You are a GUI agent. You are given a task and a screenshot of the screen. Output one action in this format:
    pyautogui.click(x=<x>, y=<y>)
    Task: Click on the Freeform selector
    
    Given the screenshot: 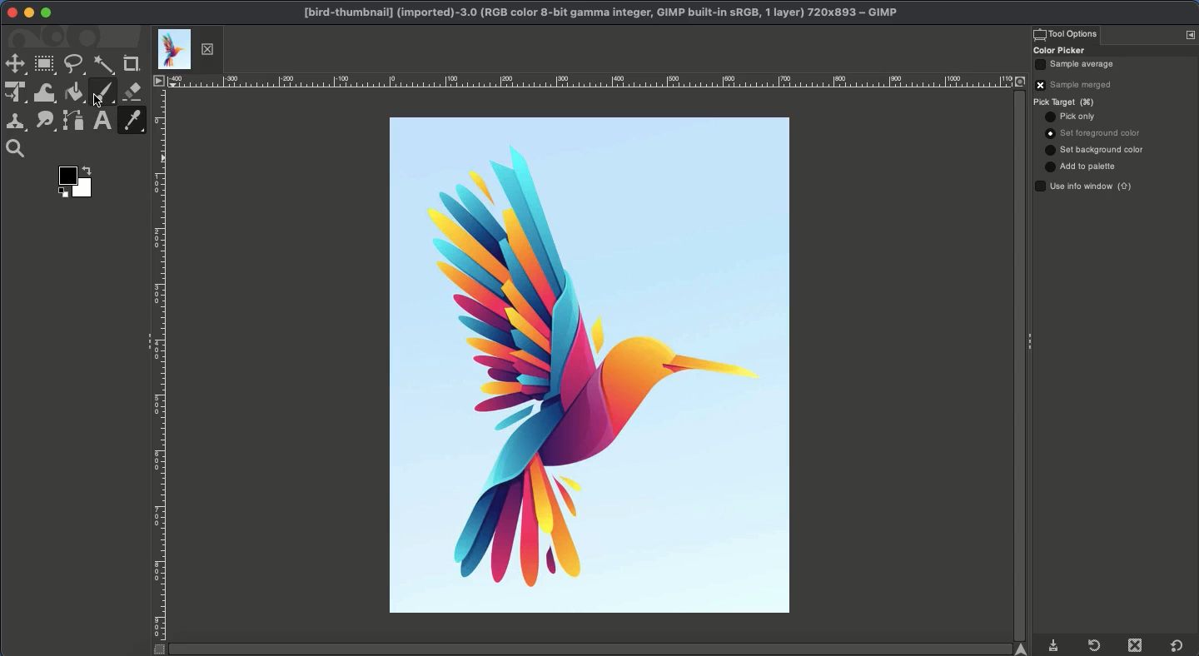 What is the action you would take?
    pyautogui.click(x=75, y=65)
    